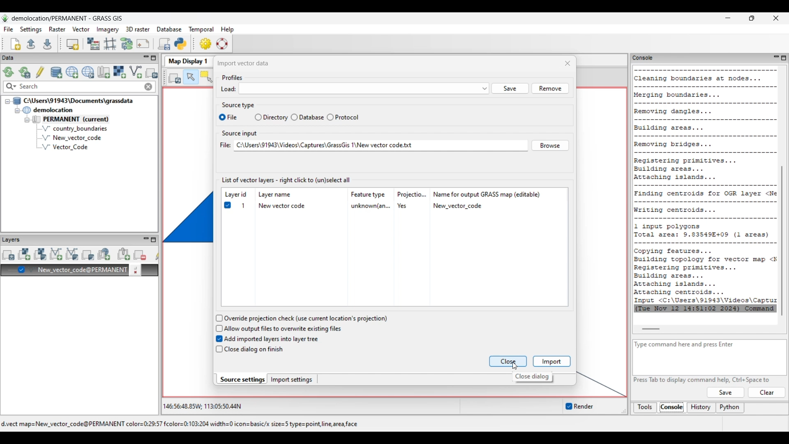 This screenshot has width=789, height=444. I want to click on Reload current GRASS mapset only, so click(25, 72).